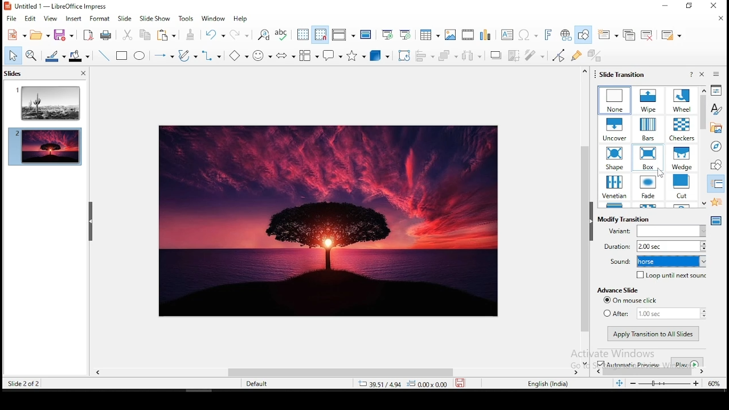  Describe the element at coordinates (88, 35) in the screenshot. I see `acrobat as pdf` at that location.